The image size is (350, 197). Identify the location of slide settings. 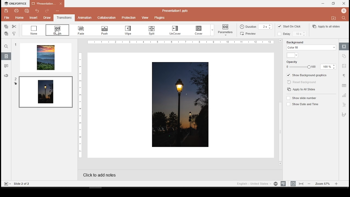
(344, 47).